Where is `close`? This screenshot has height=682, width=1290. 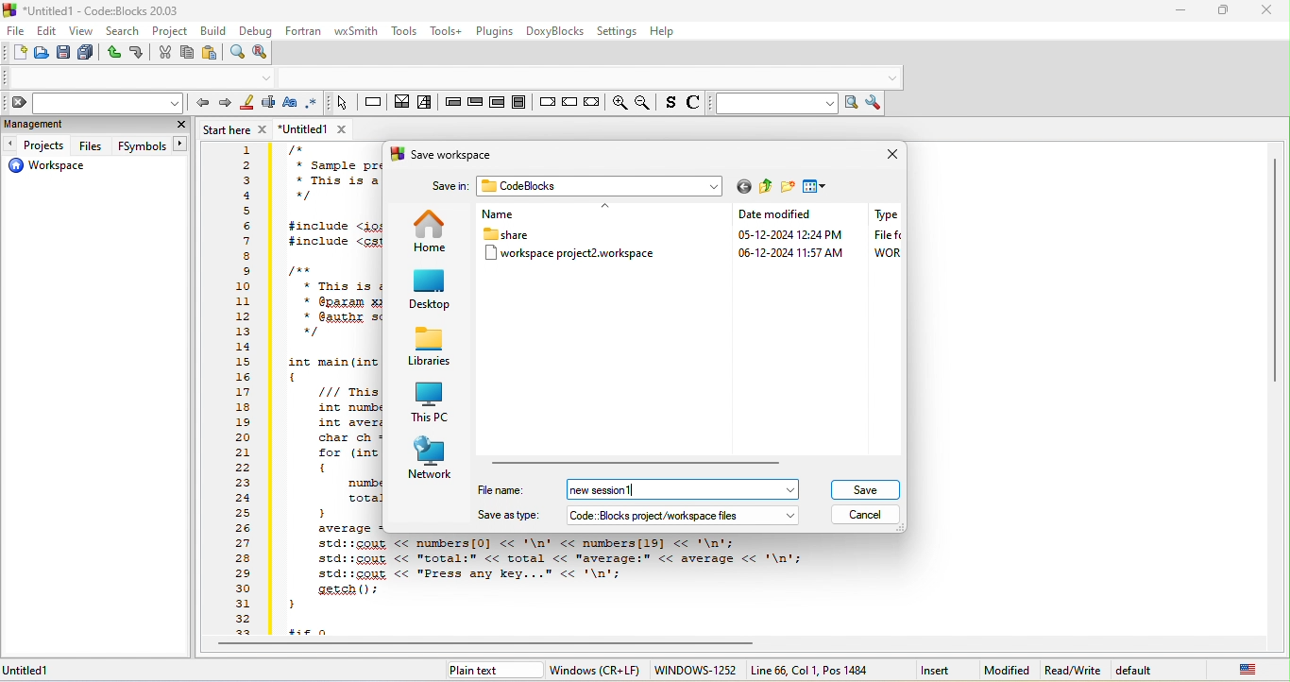 close is located at coordinates (888, 157).